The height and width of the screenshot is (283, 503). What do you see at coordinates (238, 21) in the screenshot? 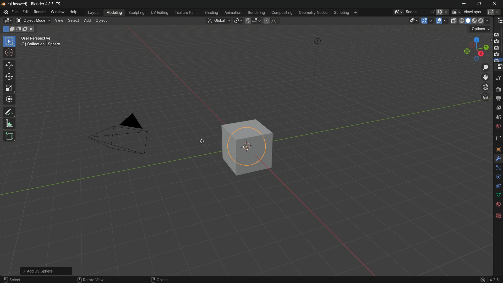
I see `transform pivot table` at bounding box center [238, 21].